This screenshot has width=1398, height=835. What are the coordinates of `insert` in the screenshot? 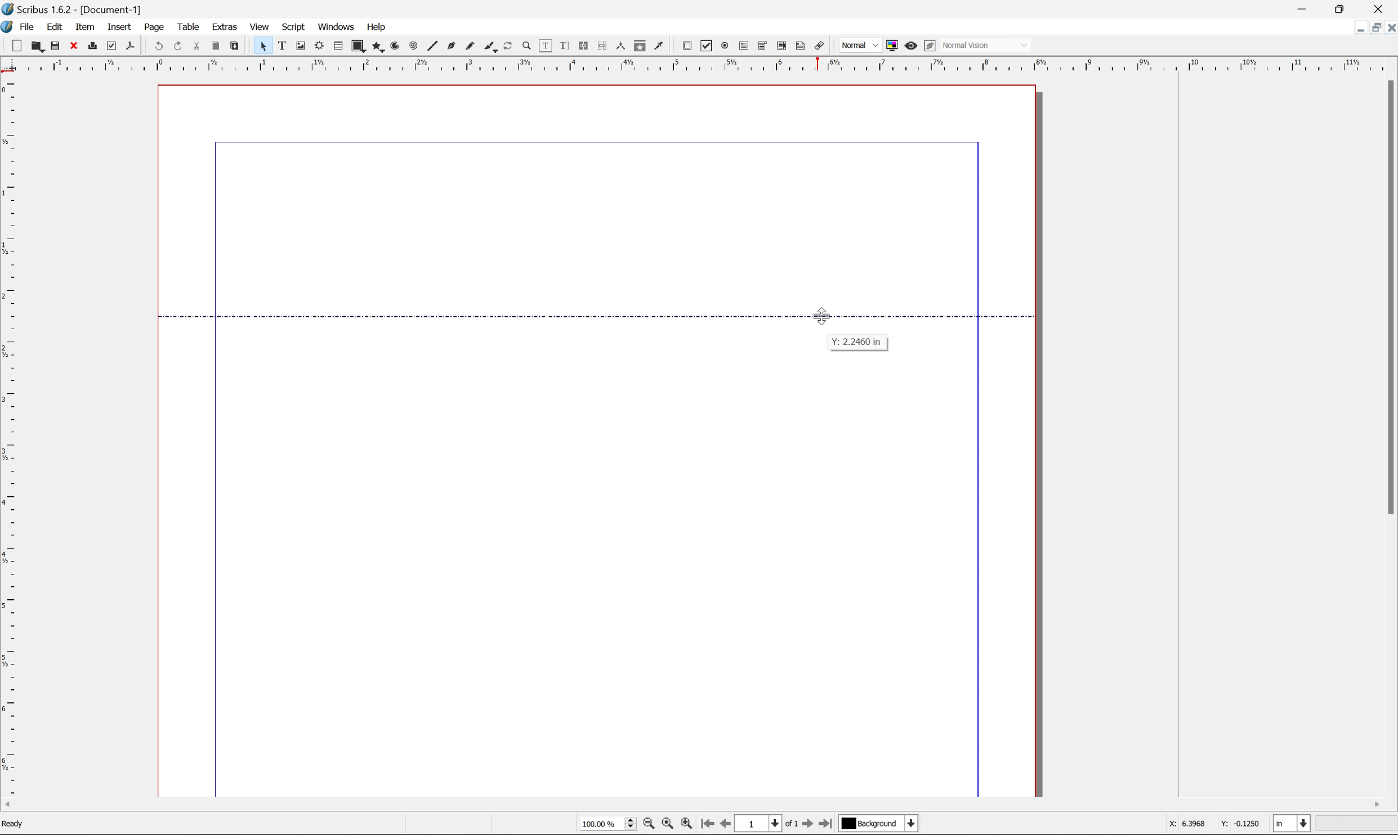 It's located at (112, 25).